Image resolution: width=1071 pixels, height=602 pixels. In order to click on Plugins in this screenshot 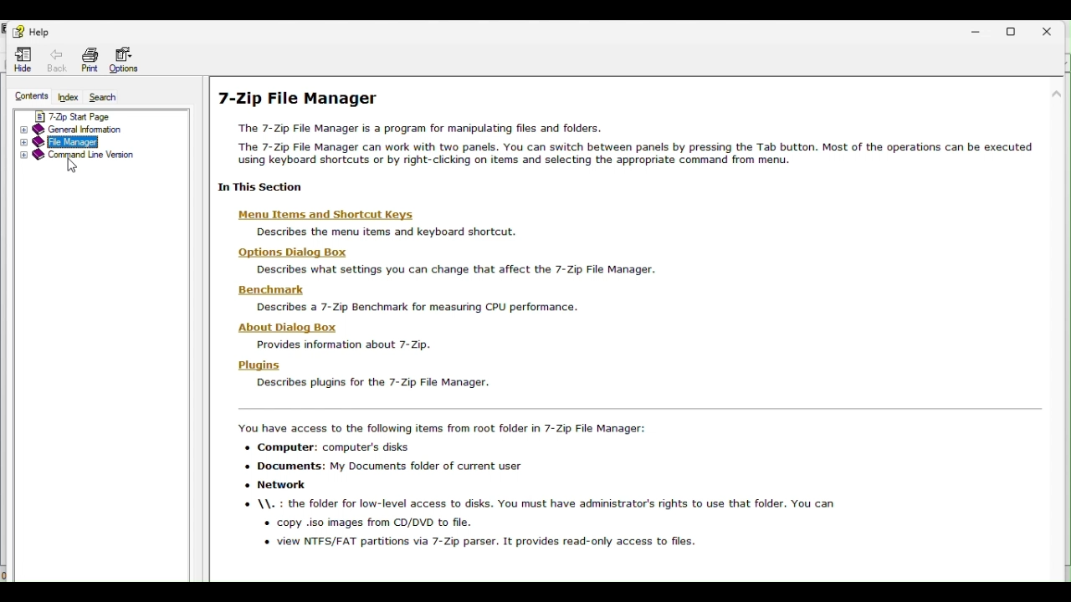, I will do `click(259, 365)`.